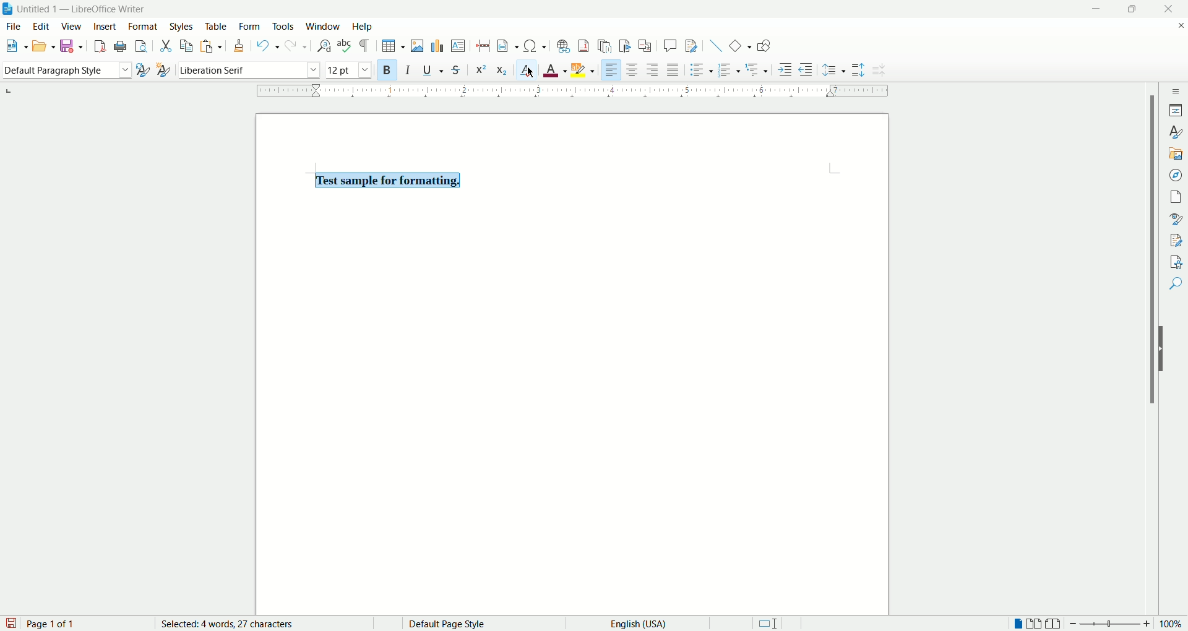  What do you see at coordinates (212, 47) in the screenshot?
I see `paste` at bounding box center [212, 47].